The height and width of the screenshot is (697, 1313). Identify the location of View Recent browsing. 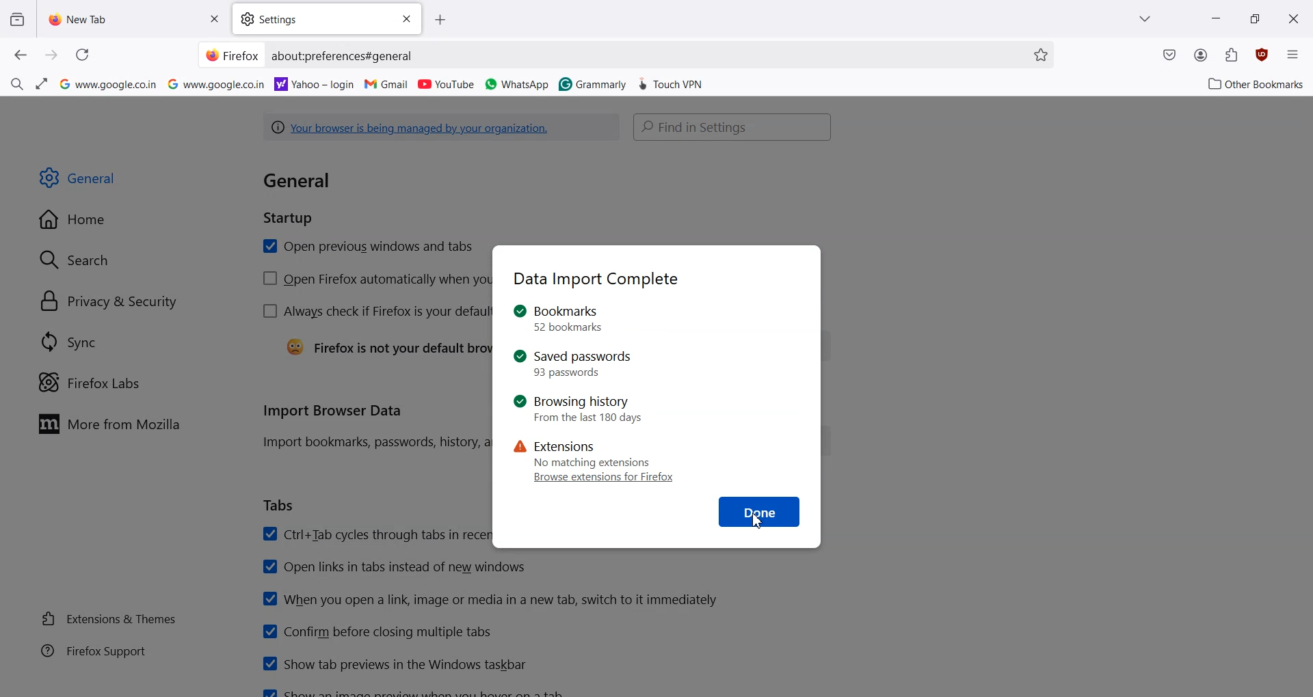
(17, 20).